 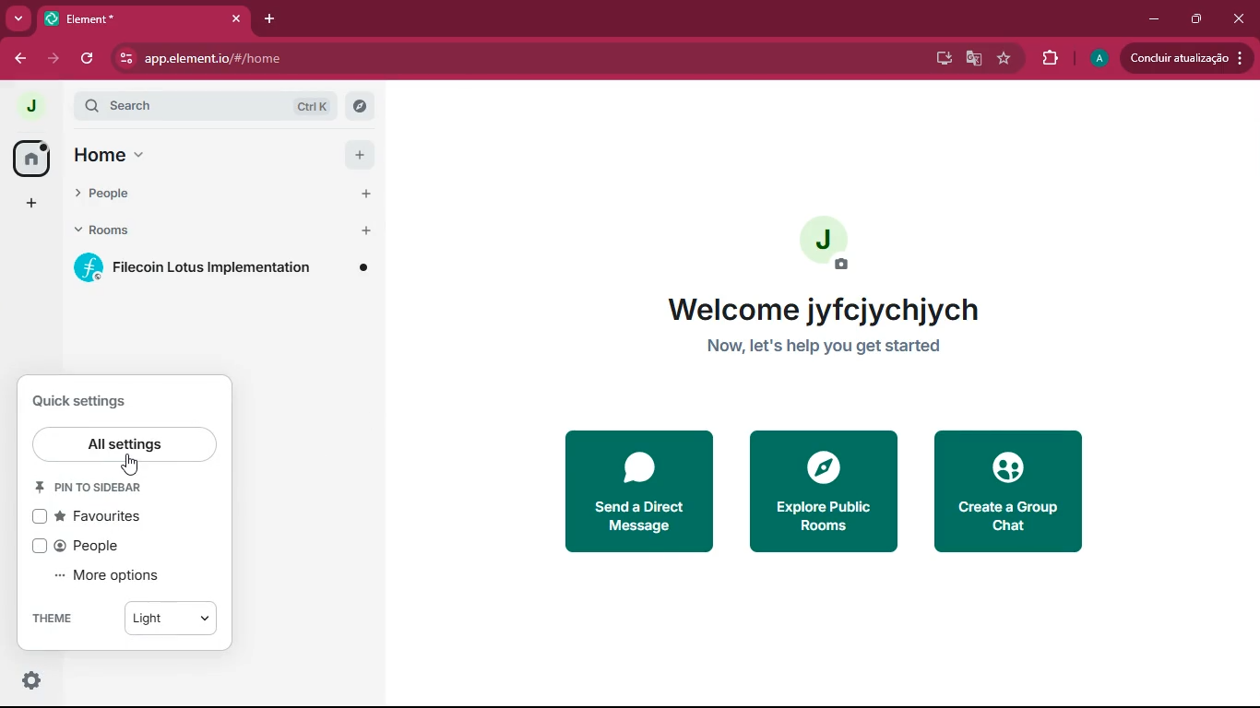 What do you see at coordinates (943, 60) in the screenshot?
I see `desktop` at bounding box center [943, 60].